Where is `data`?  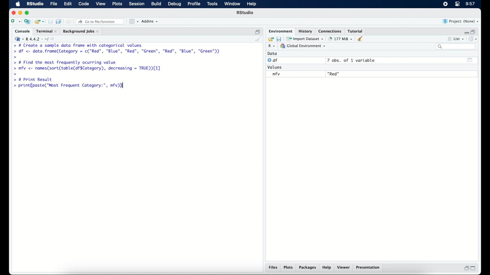 data is located at coordinates (274, 53).